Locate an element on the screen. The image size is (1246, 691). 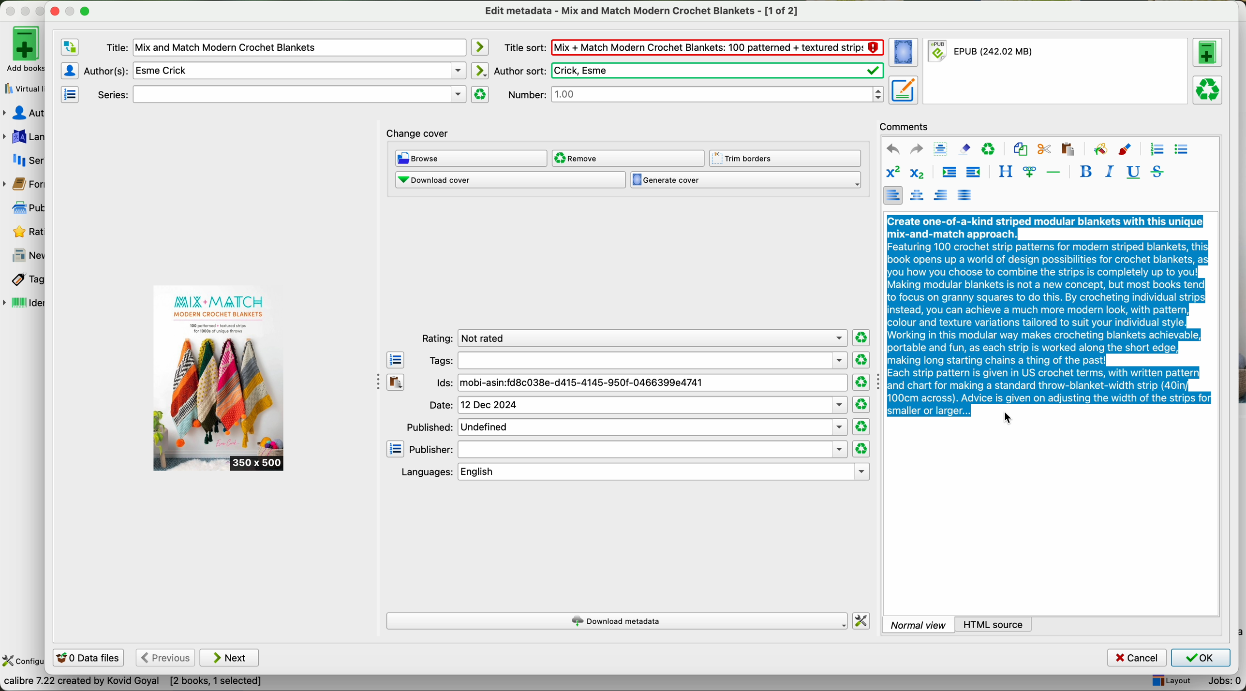
add books is located at coordinates (22, 48).